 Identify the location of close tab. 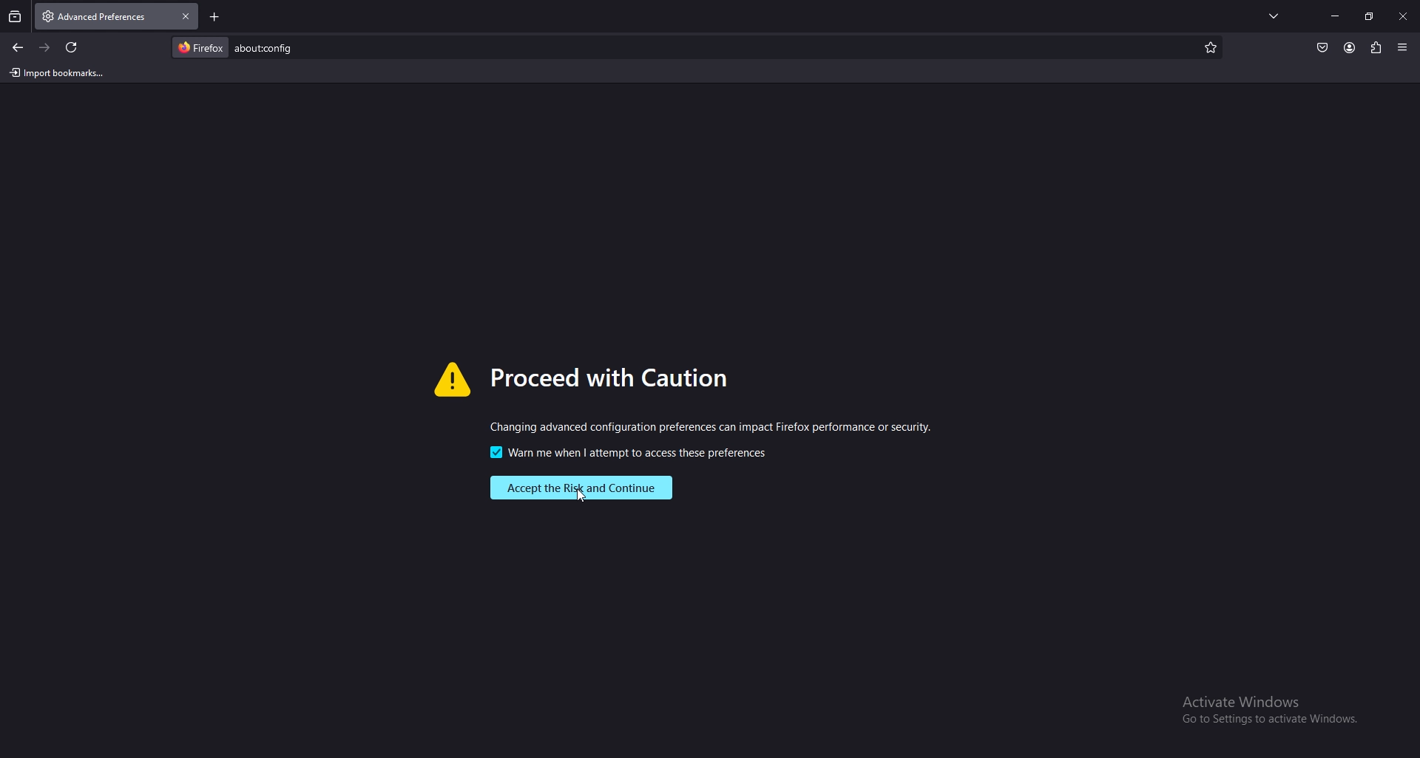
(185, 16).